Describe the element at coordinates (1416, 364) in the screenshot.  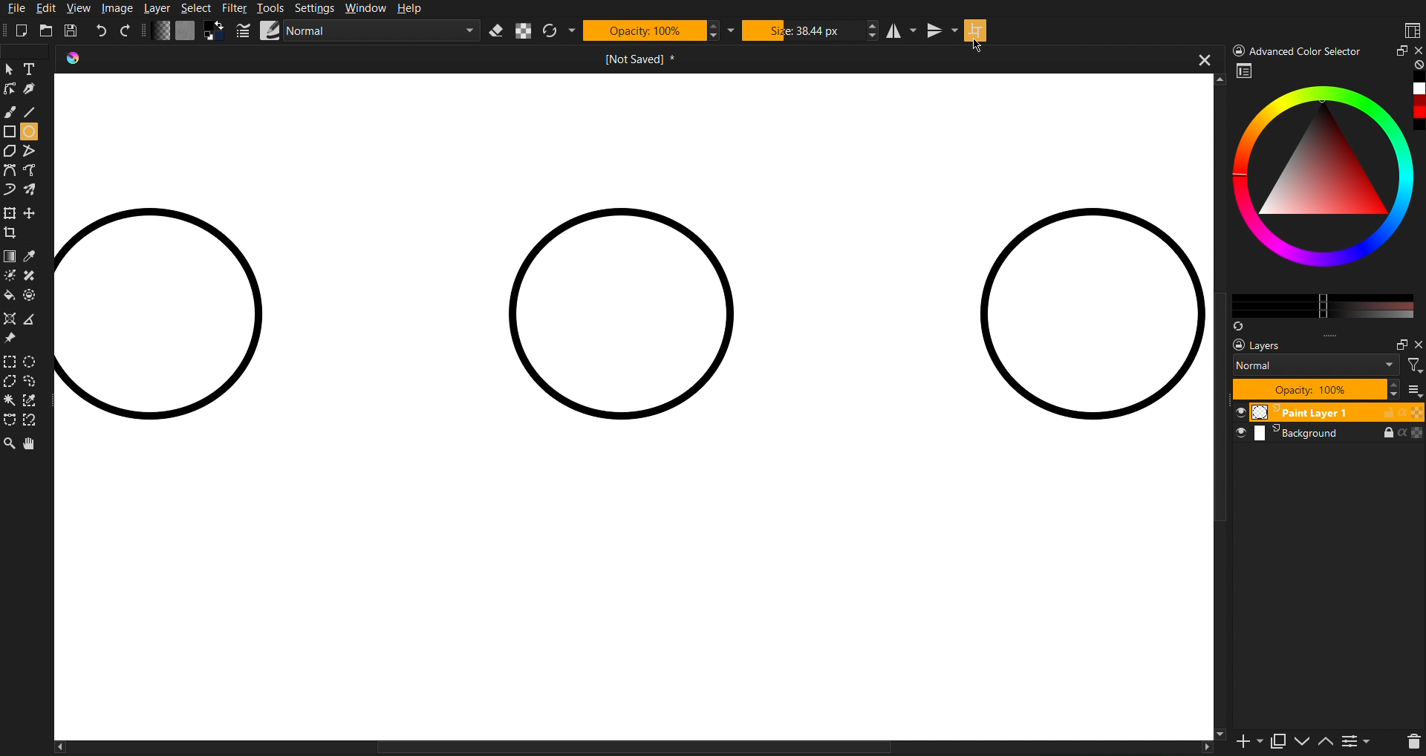
I see `filter` at that location.